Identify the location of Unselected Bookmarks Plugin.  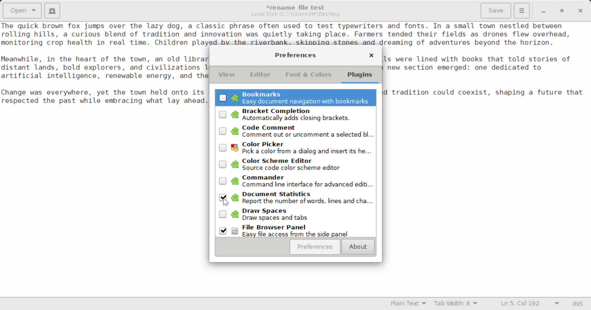
(296, 98).